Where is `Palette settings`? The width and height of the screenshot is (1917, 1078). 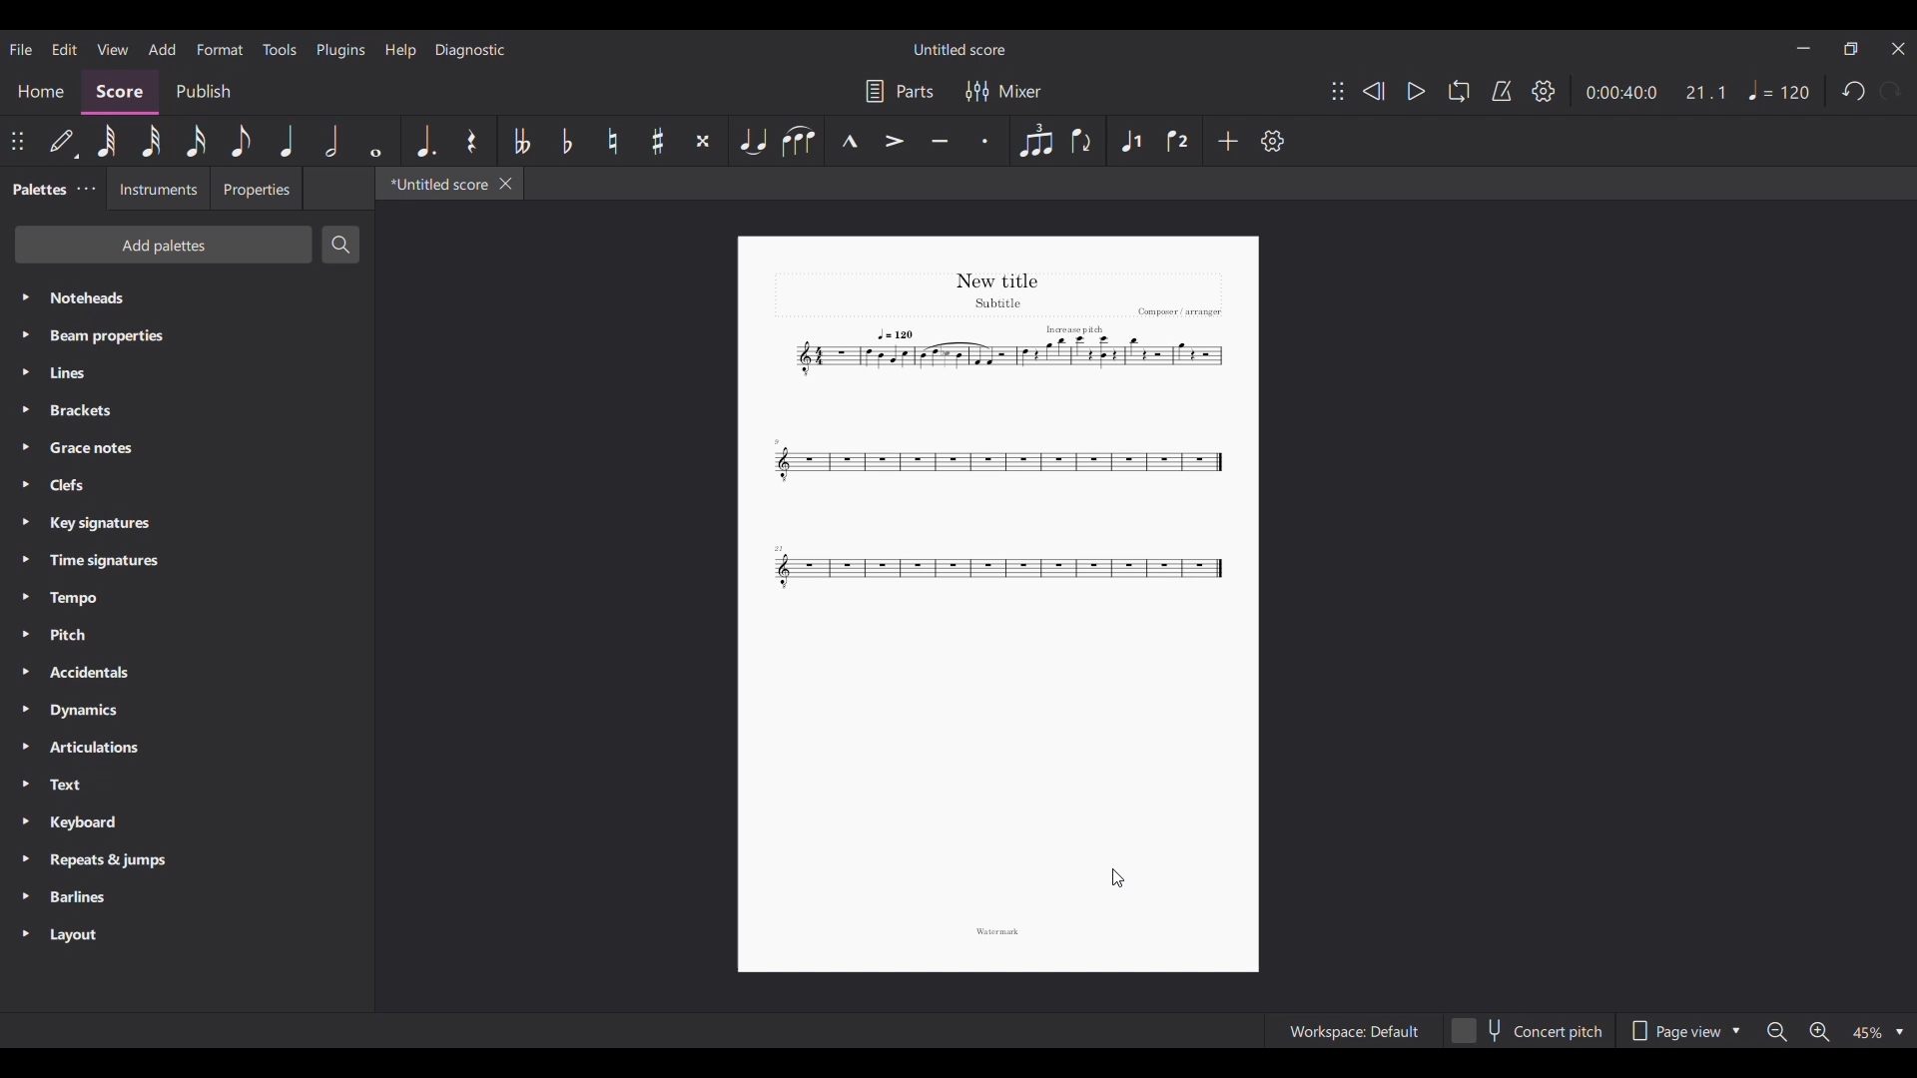 Palette settings is located at coordinates (87, 189).